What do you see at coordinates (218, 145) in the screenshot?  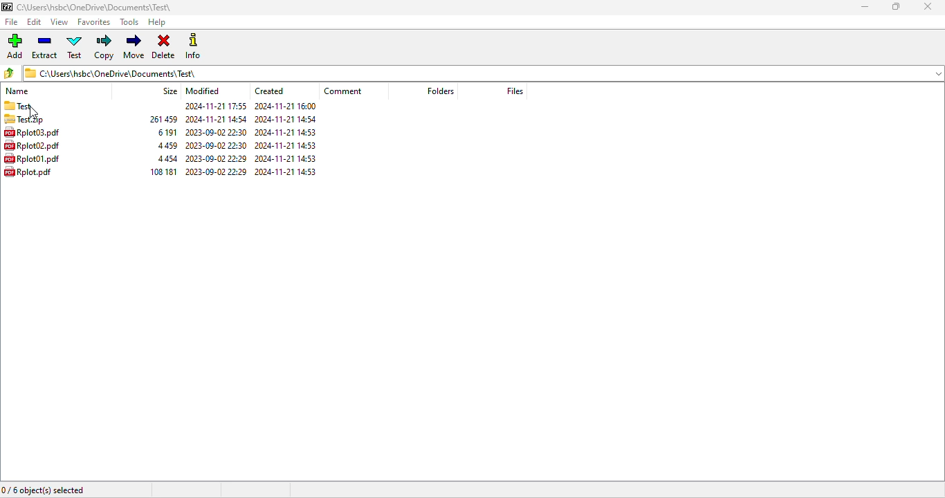 I see `2023-09-02 22:30` at bounding box center [218, 145].